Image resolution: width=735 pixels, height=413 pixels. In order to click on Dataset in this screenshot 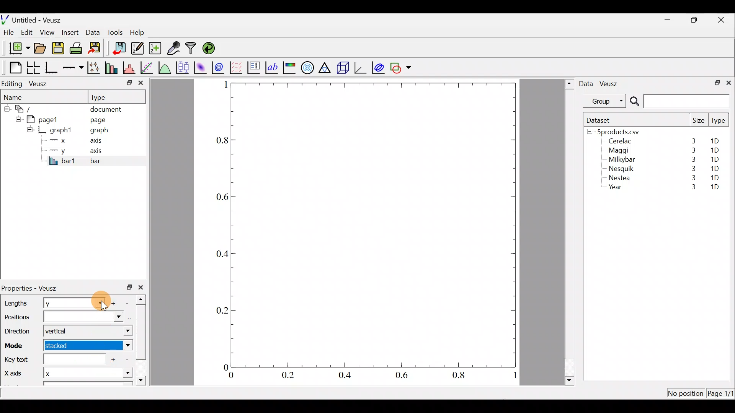, I will do `click(601, 120)`.